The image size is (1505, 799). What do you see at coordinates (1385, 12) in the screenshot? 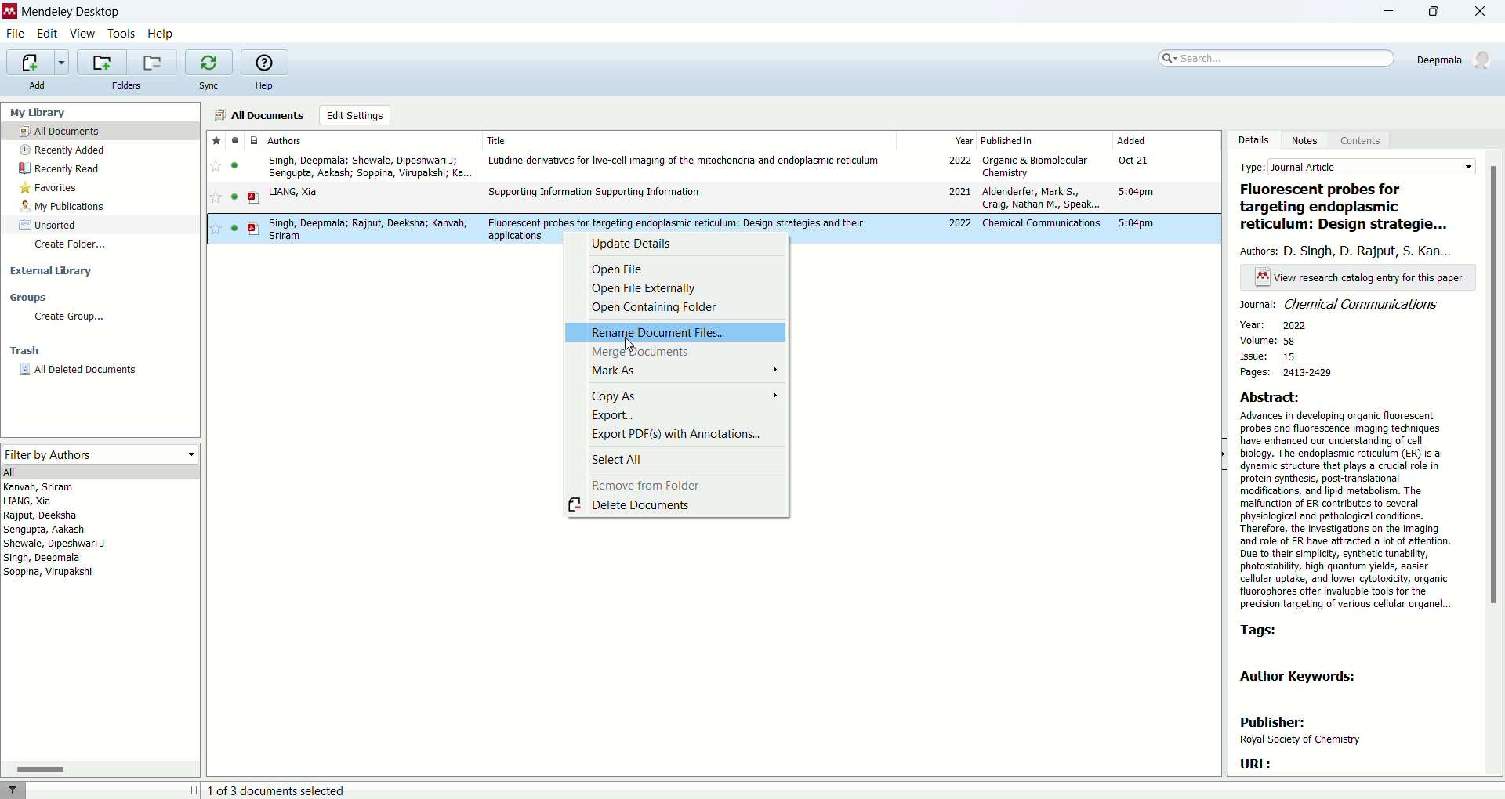
I see `minimize` at bounding box center [1385, 12].